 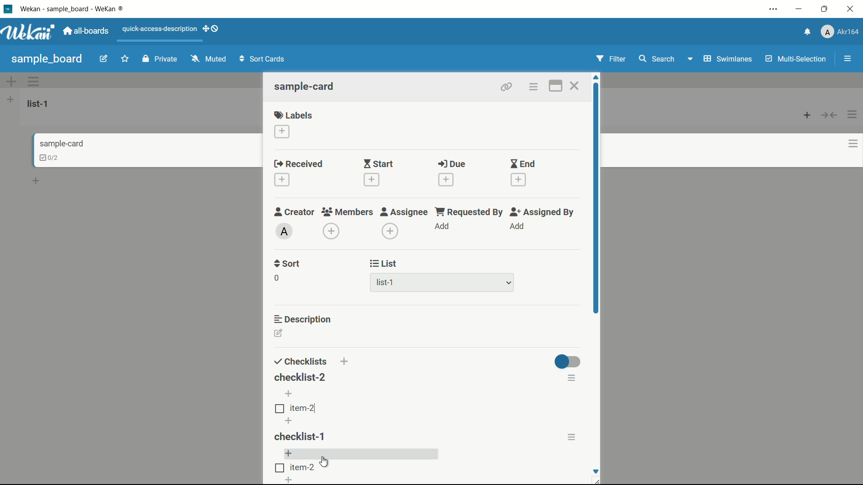 I want to click on multi selection, so click(x=797, y=60).